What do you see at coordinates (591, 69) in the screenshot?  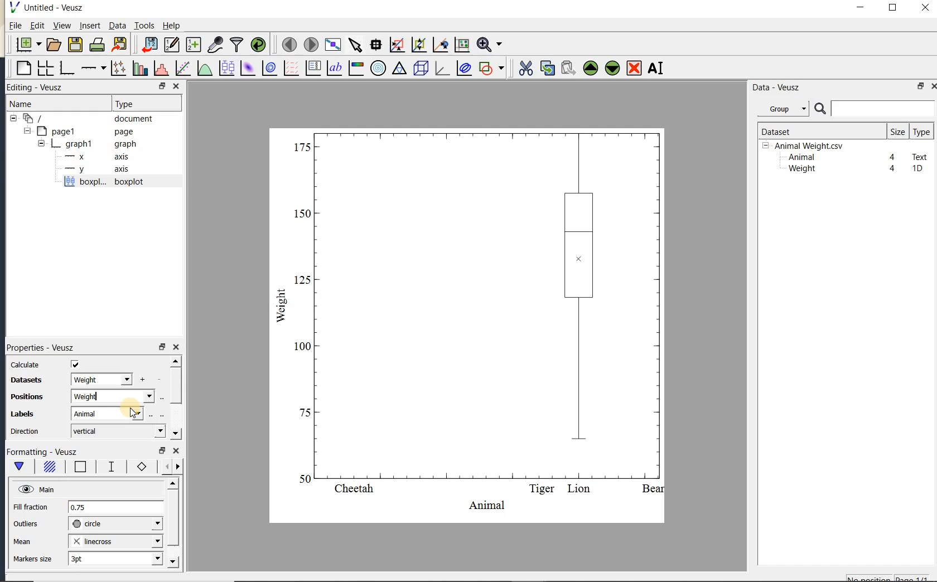 I see `move the selected widget up` at bounding box center [591, 69].